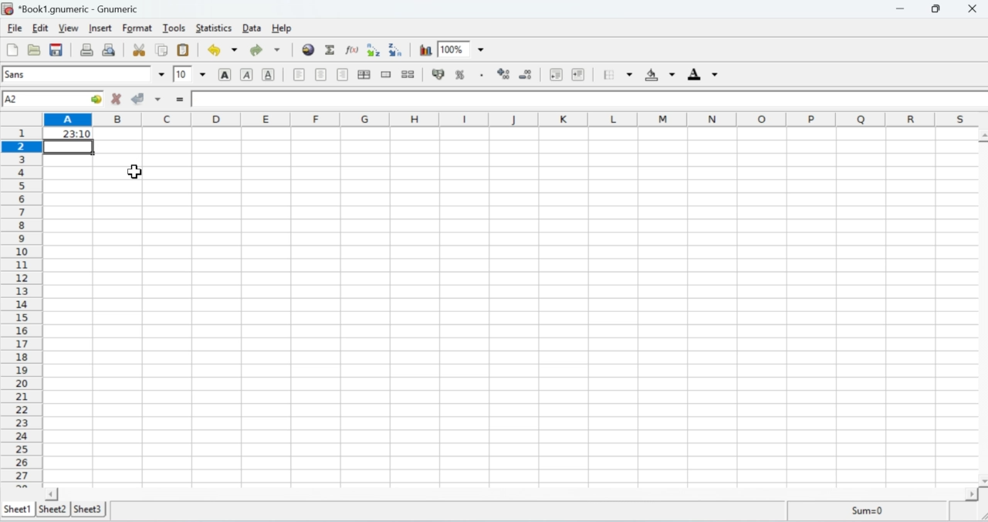 The width and height of the screenshot is (988, 522). Describe the element at coordinates (556, 74) in the screenshot. I see `Decrease the indent, and align the contents to the left` at that location.